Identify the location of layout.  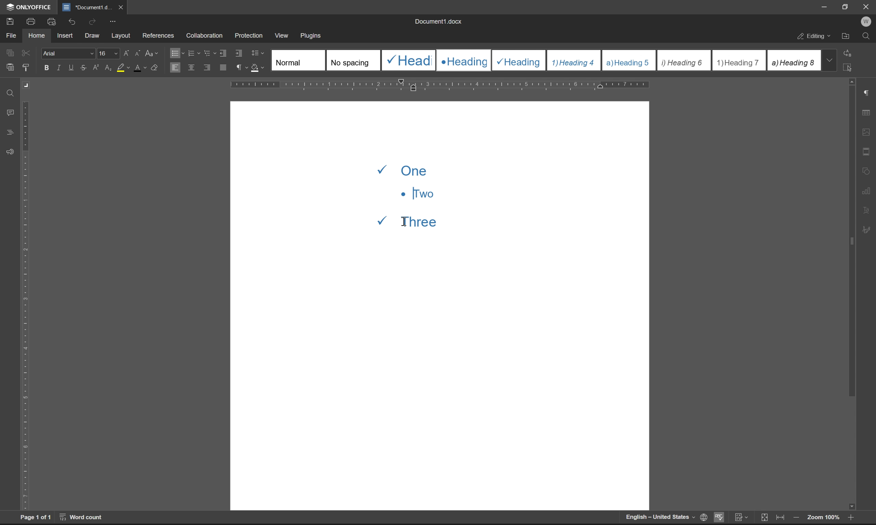
(121, 36).